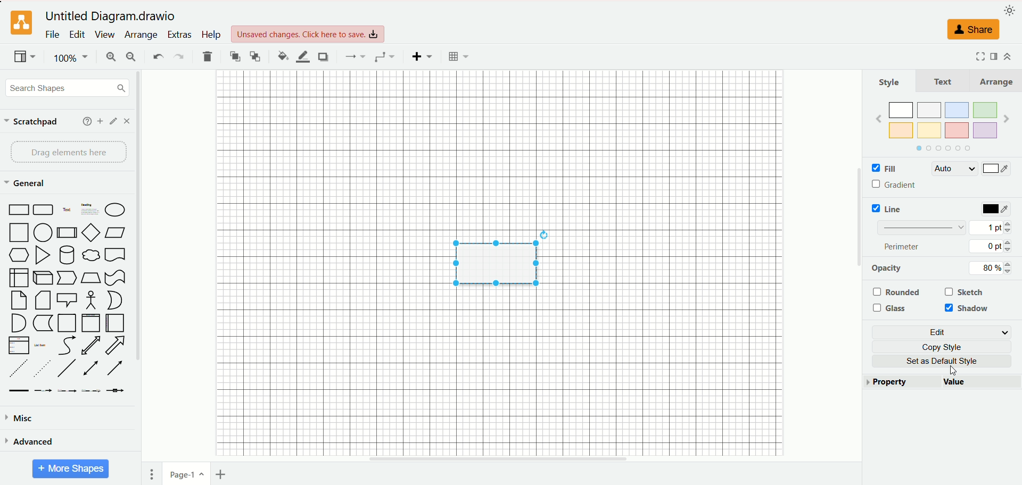  Describe the element at coordinates (892, 308) in the screenshot. I see `glass` at that location.